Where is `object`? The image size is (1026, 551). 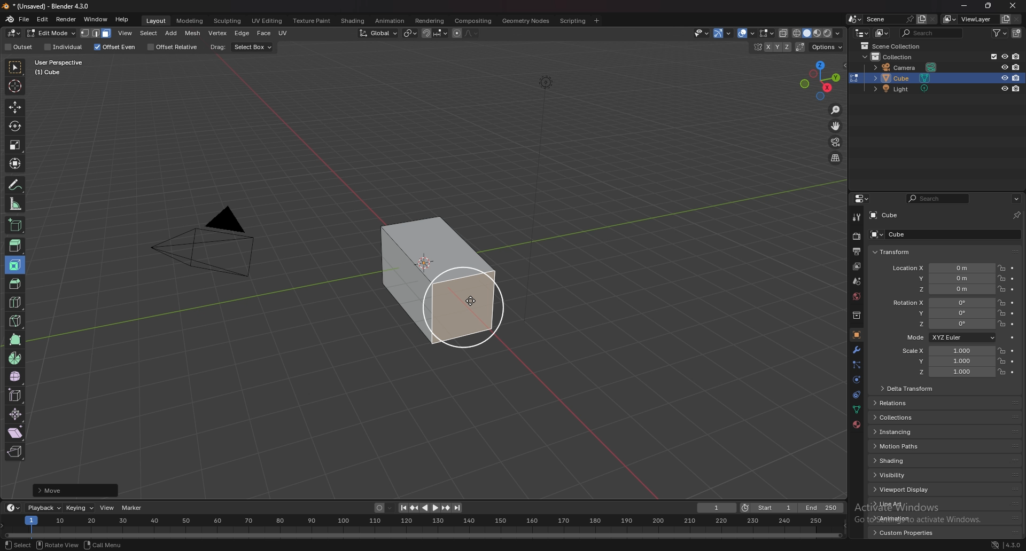 object is located at coordinates (857, 334).